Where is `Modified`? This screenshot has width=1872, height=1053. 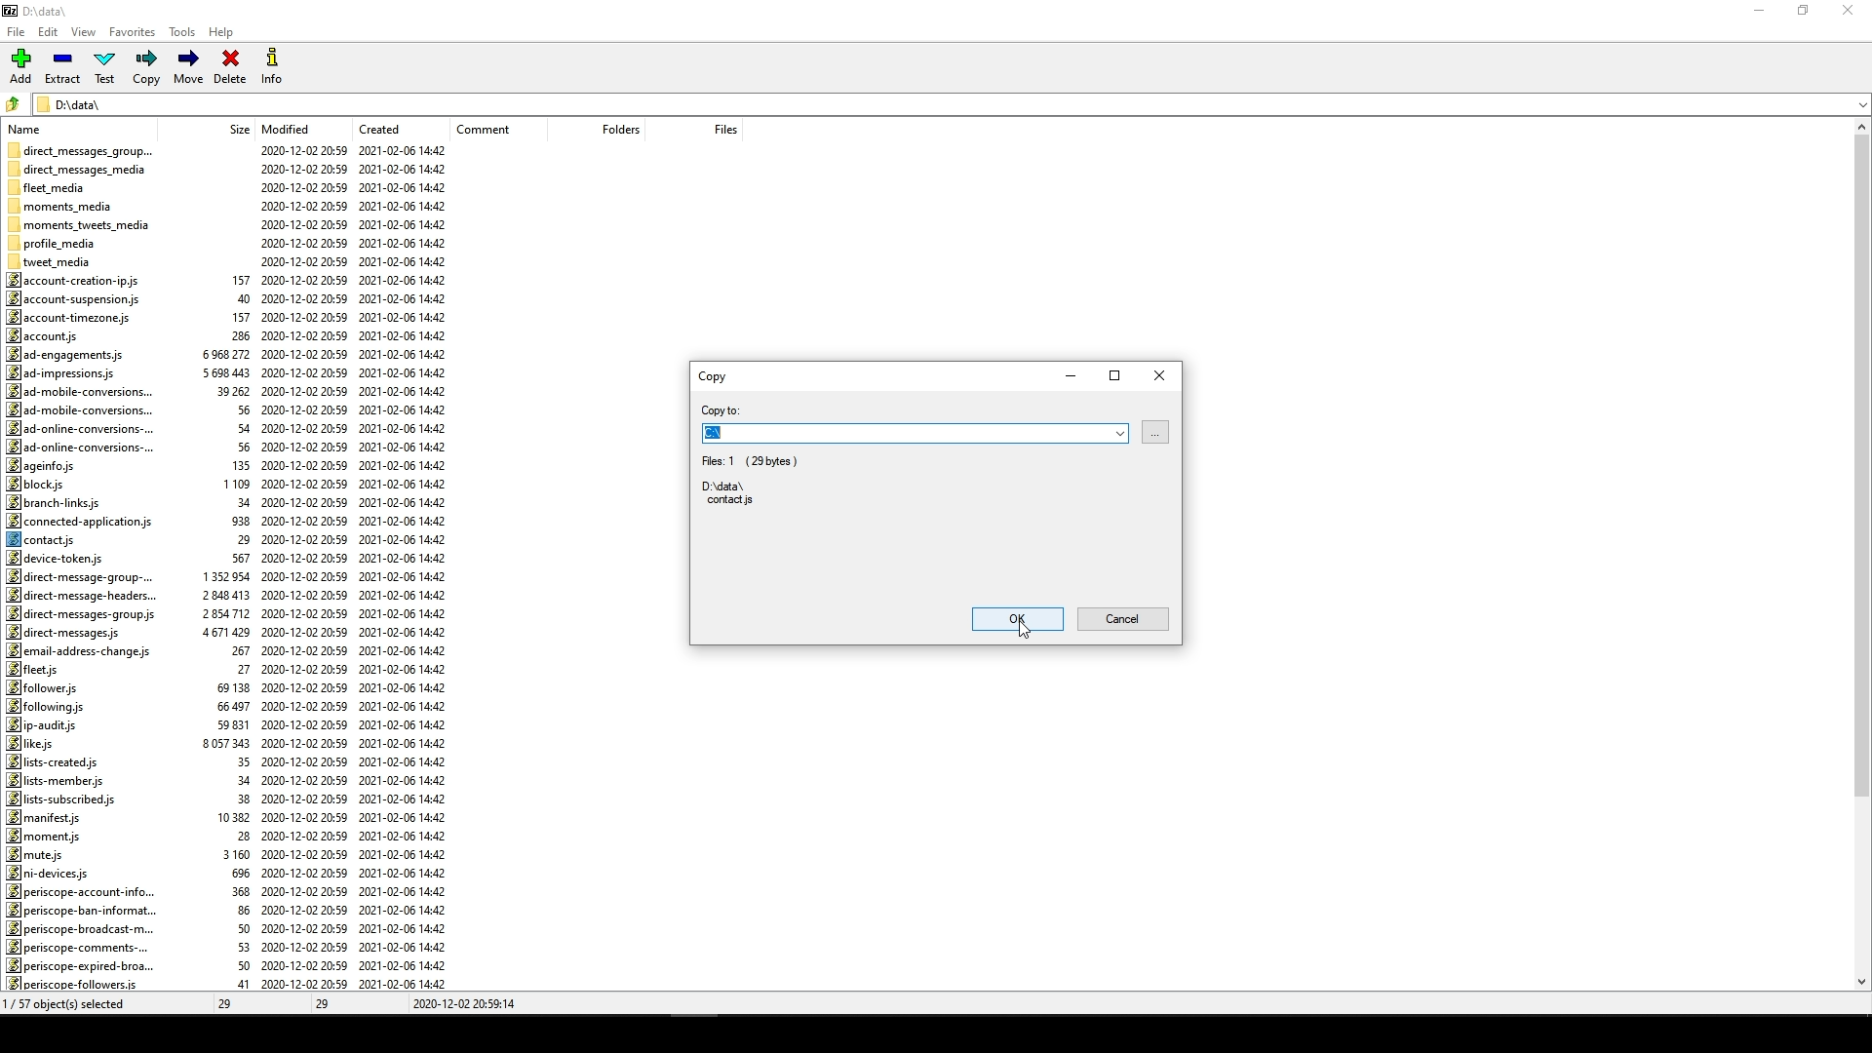 Modified is located at coordinates (291, 128).